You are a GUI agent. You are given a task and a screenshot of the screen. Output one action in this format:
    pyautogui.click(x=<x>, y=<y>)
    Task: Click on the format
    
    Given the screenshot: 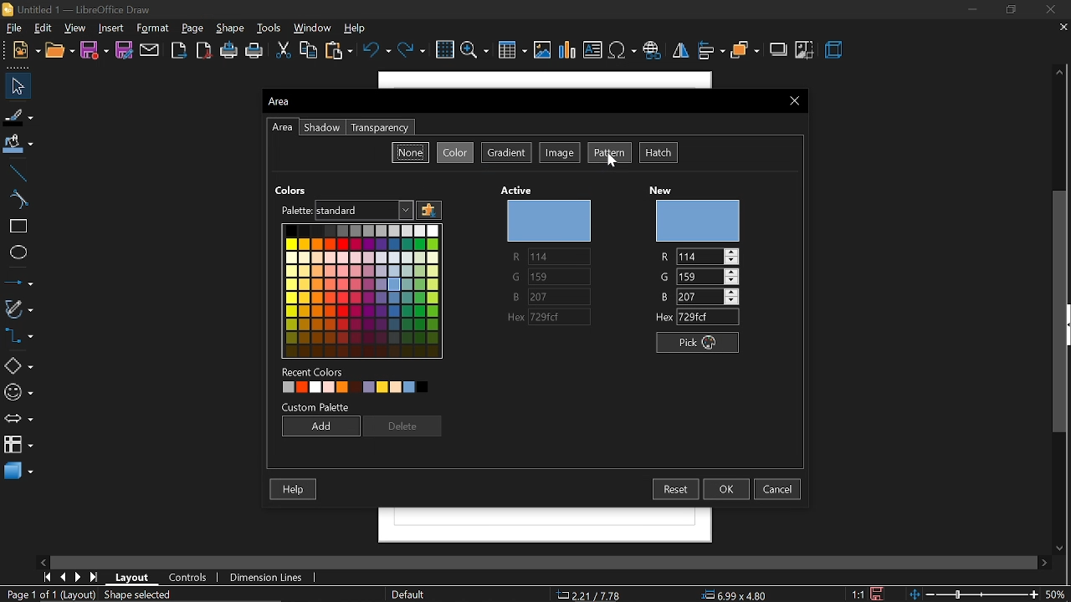 What is the action you would take?
    pyautogui.click(x=156, y=28)
    